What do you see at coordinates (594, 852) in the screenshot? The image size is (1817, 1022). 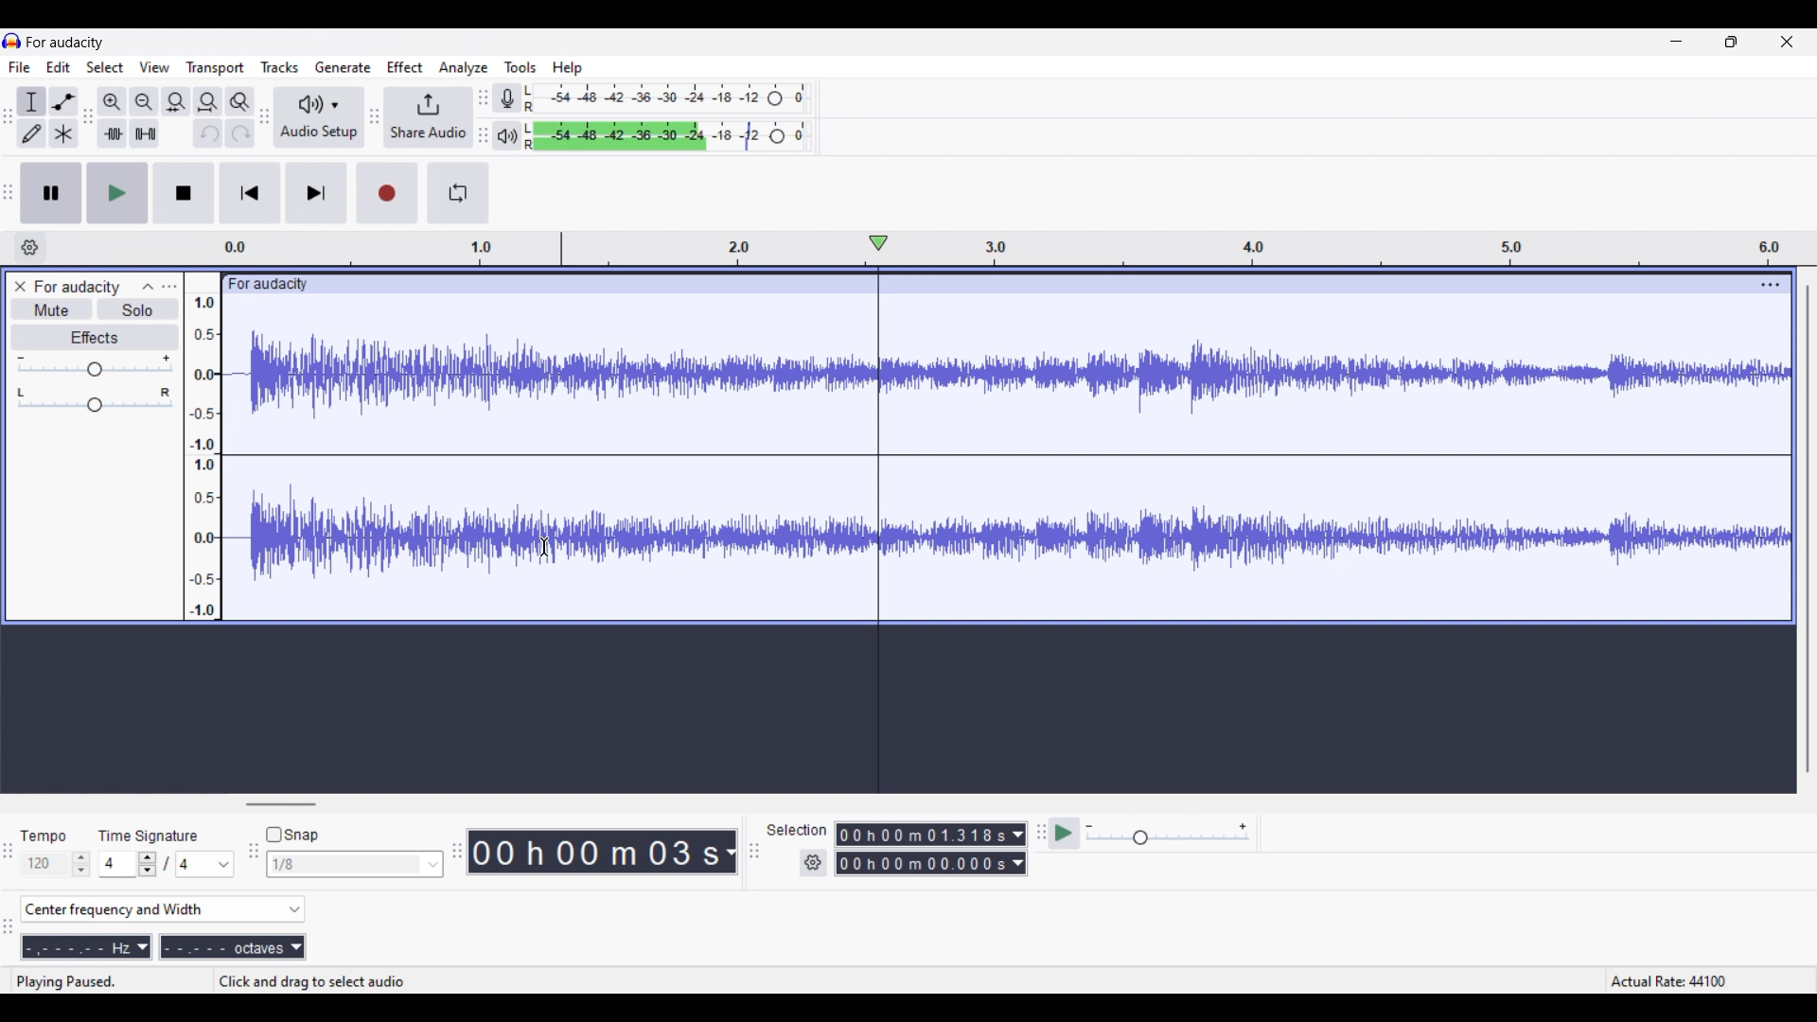 I see `Duration` at bounding box center [594, 852].